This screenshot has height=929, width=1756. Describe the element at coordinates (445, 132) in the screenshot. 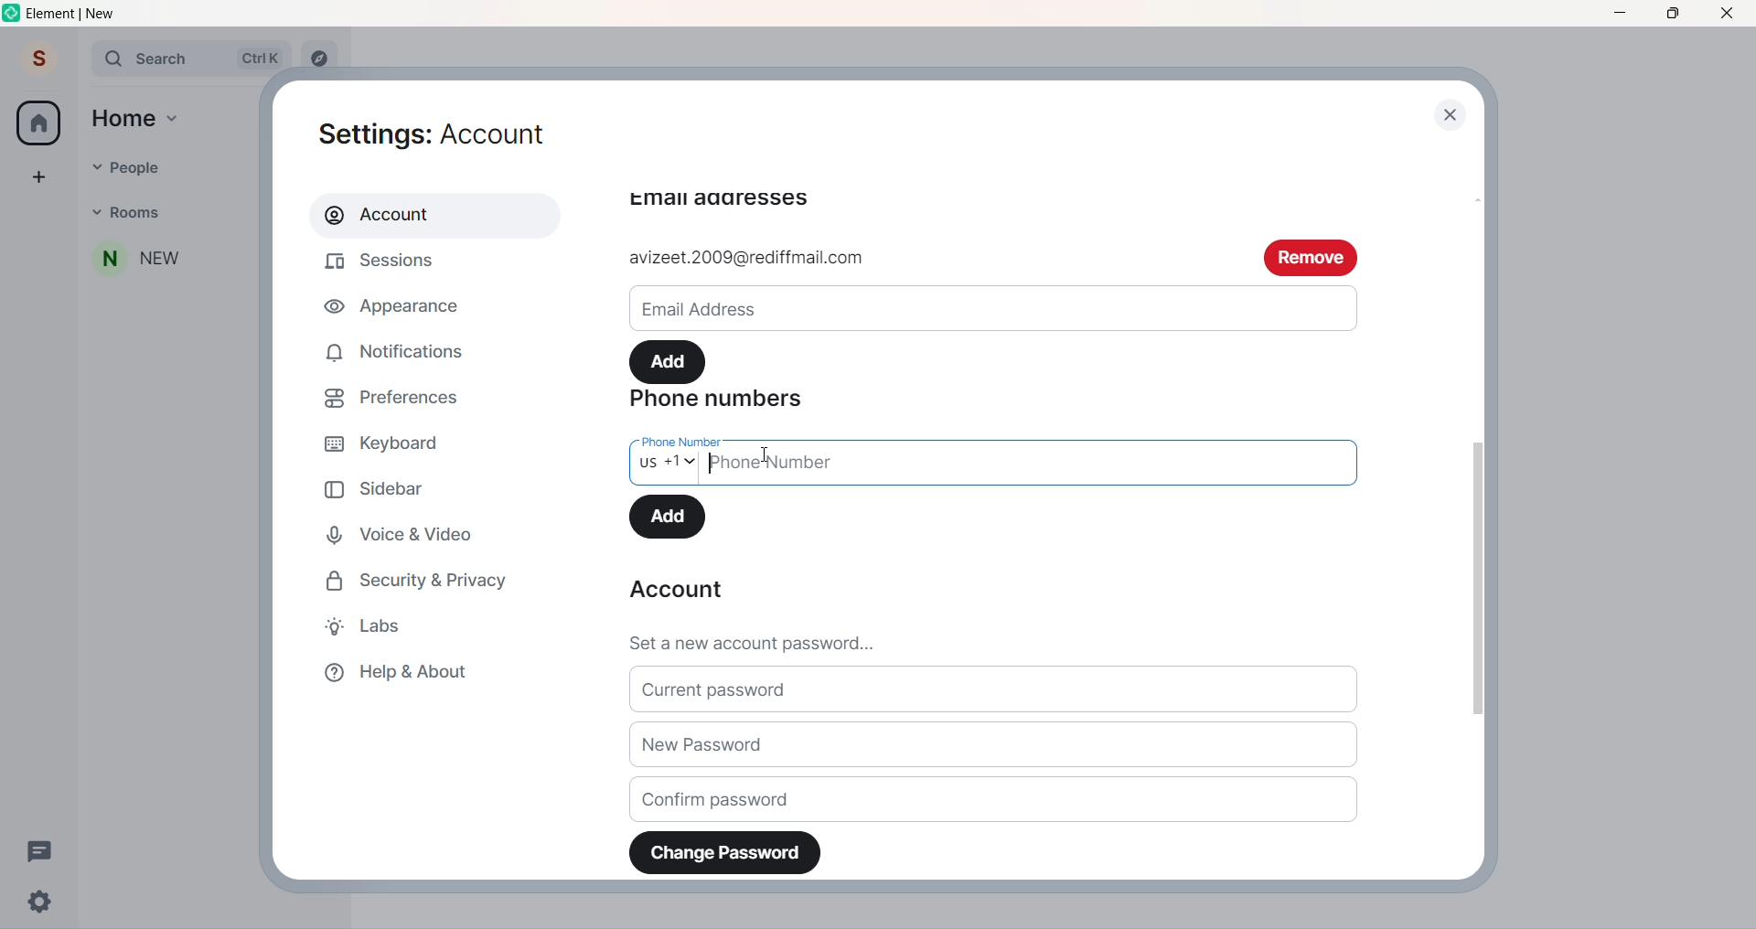

I see `Settings` at that location.